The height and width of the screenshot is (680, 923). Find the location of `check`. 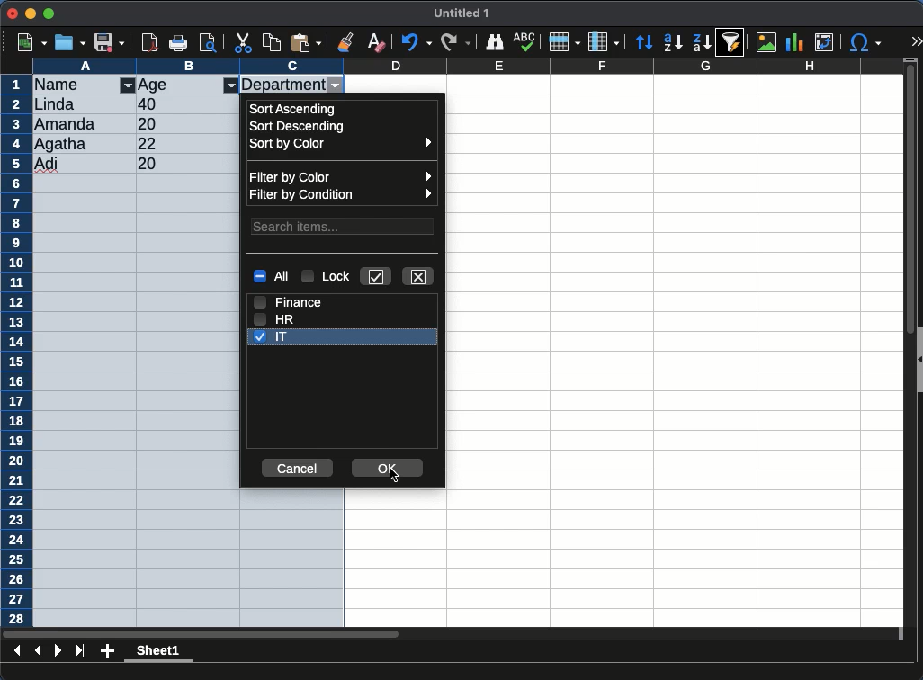

check is located at coordinates (377, 276).